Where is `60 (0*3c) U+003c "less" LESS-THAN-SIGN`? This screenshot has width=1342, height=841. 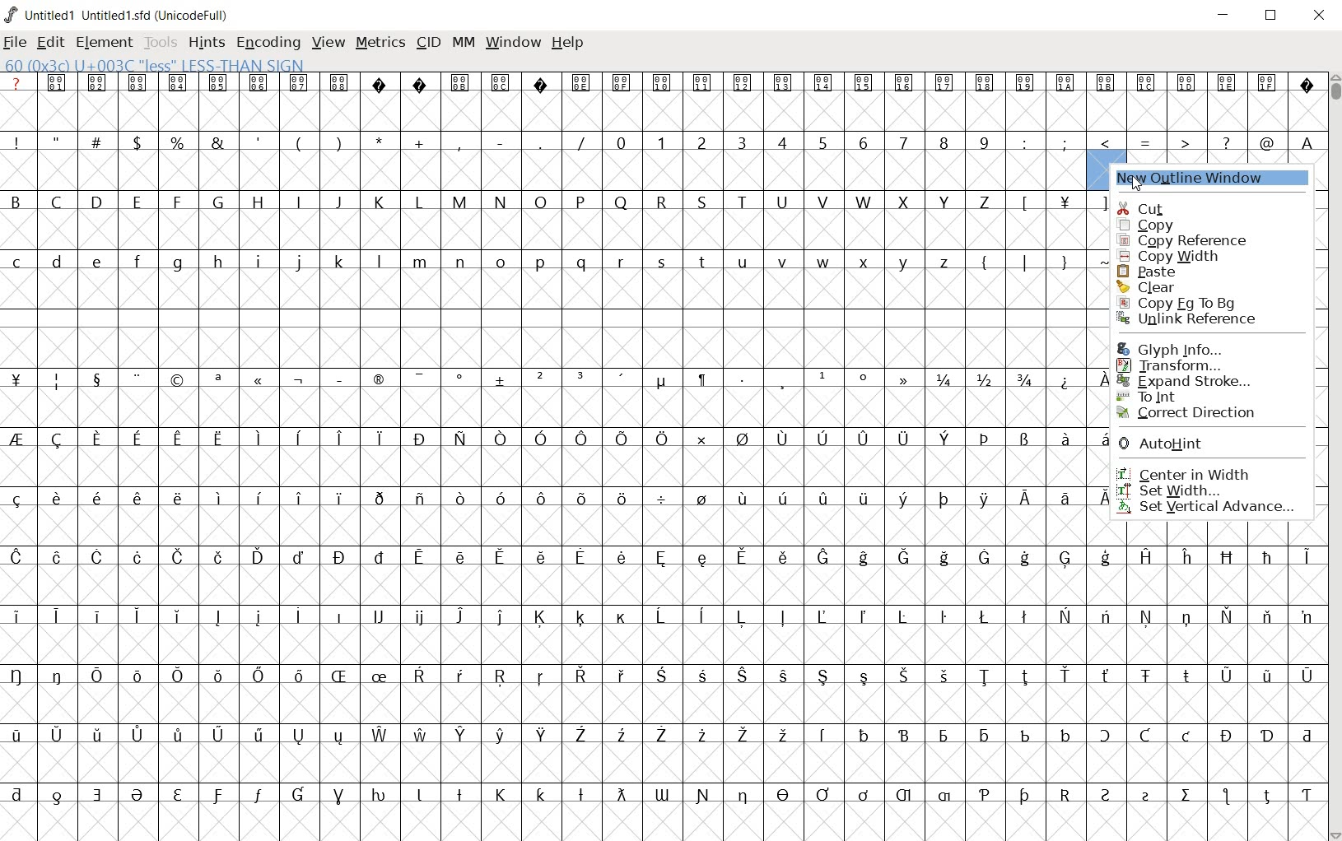
60 (0*3c) U+003c "less" LESS-THAN-SIGN is located at coordinates (155, 63).